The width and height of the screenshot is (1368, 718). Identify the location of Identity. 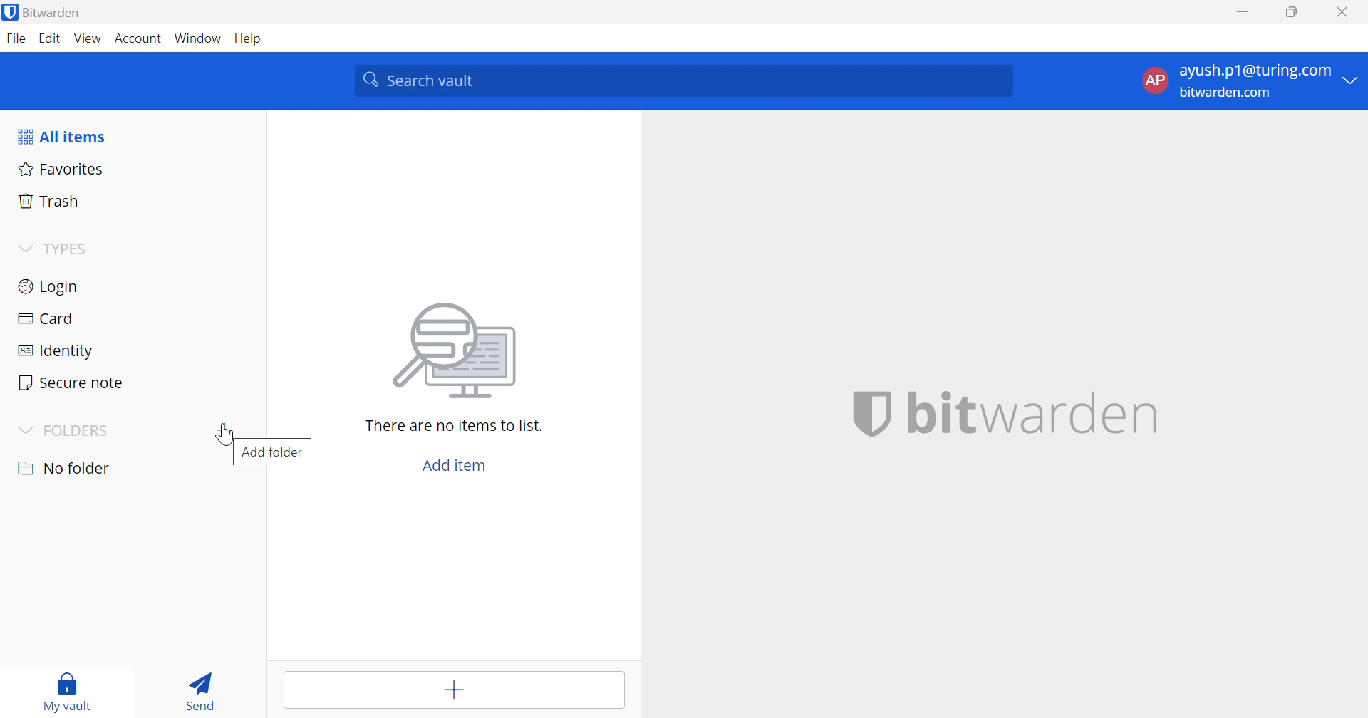
(56, 352).